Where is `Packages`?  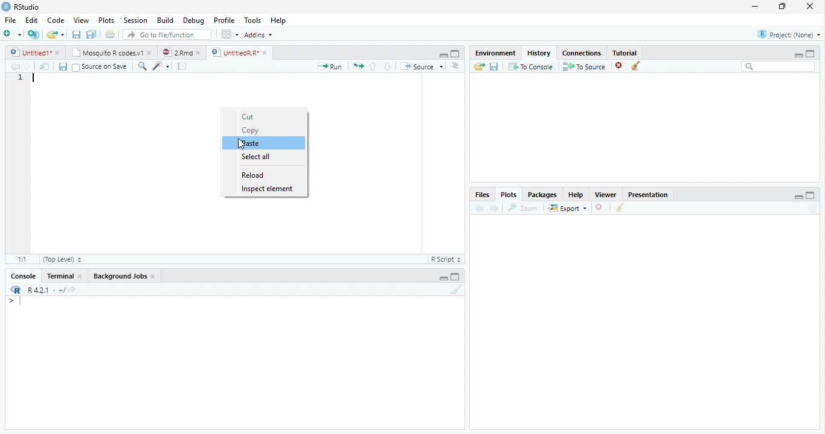
Packages is located at coordinates (542, 196).